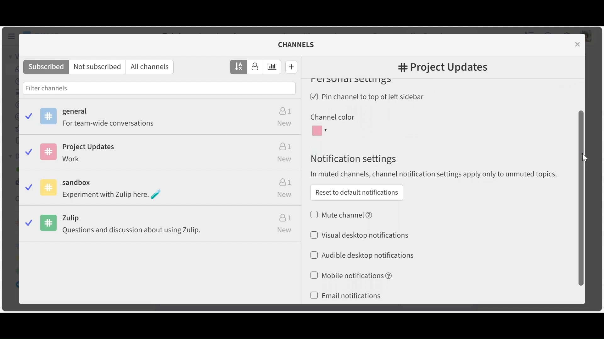 The width and height of the screenshot is (604, 339). Describe the element at coordinates (161, 119) in the screenshot. I see `Subscribed channels` at that location.